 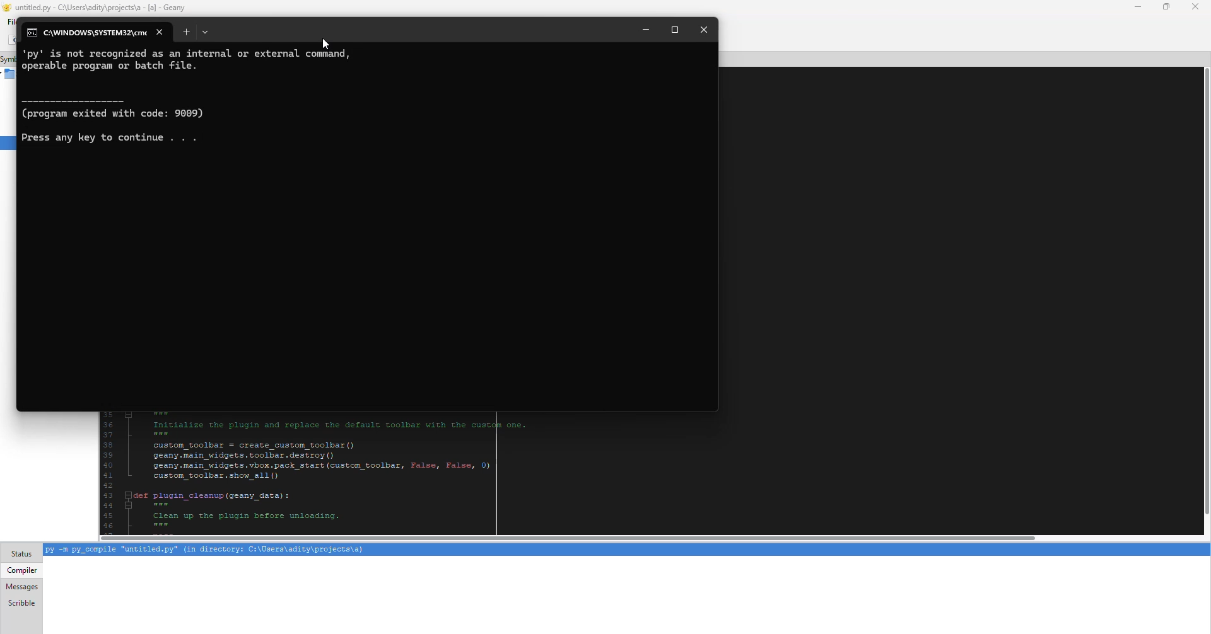 What do you see at coordinates (205, 32) in the screenshot?
I see `tab` at bounding box center [205, 32].